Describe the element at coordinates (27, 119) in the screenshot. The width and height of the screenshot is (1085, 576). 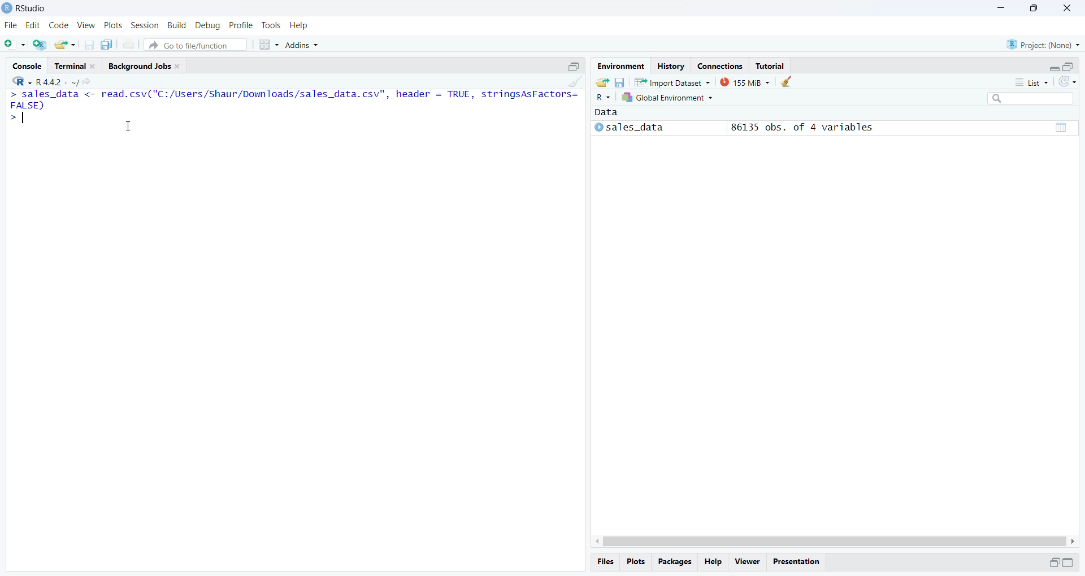
I see `Input cursor` at that location.